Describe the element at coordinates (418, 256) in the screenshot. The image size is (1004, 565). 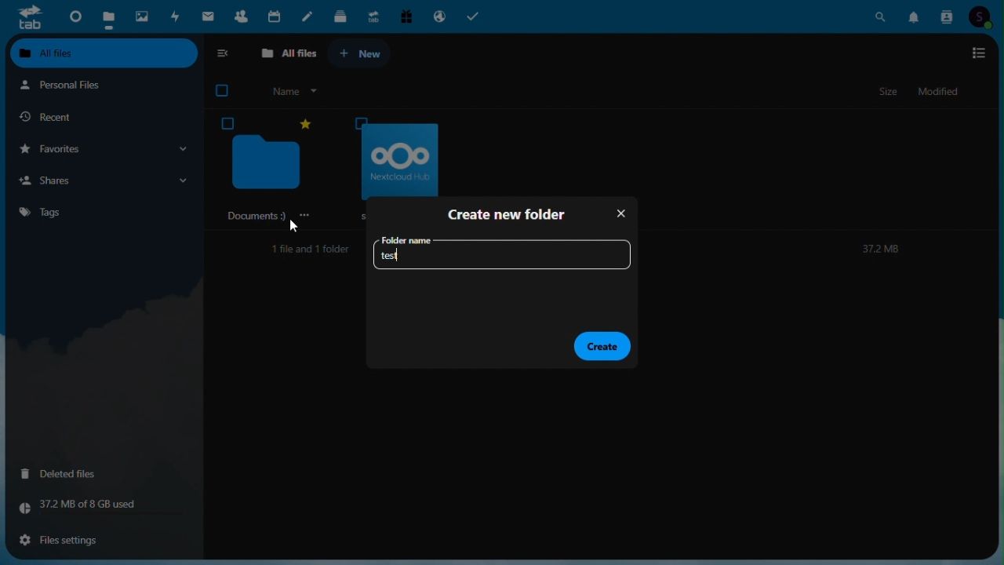
I see `Folder name` at that location.